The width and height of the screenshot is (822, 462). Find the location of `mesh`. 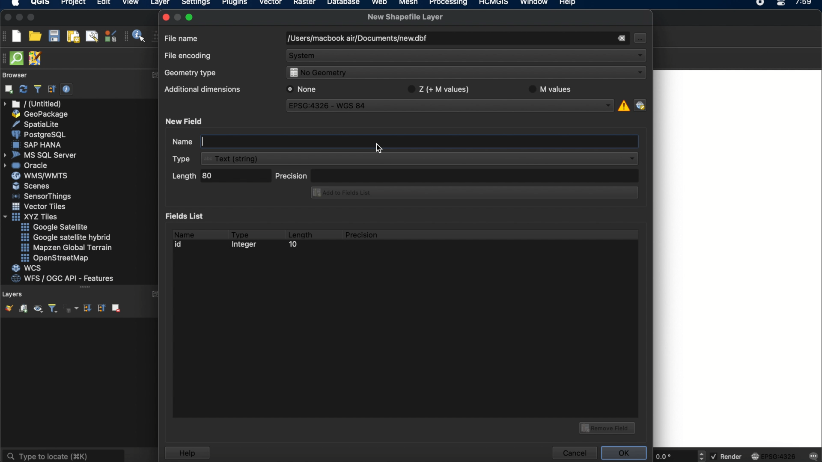

mesh is located at coordinates (408, 3).